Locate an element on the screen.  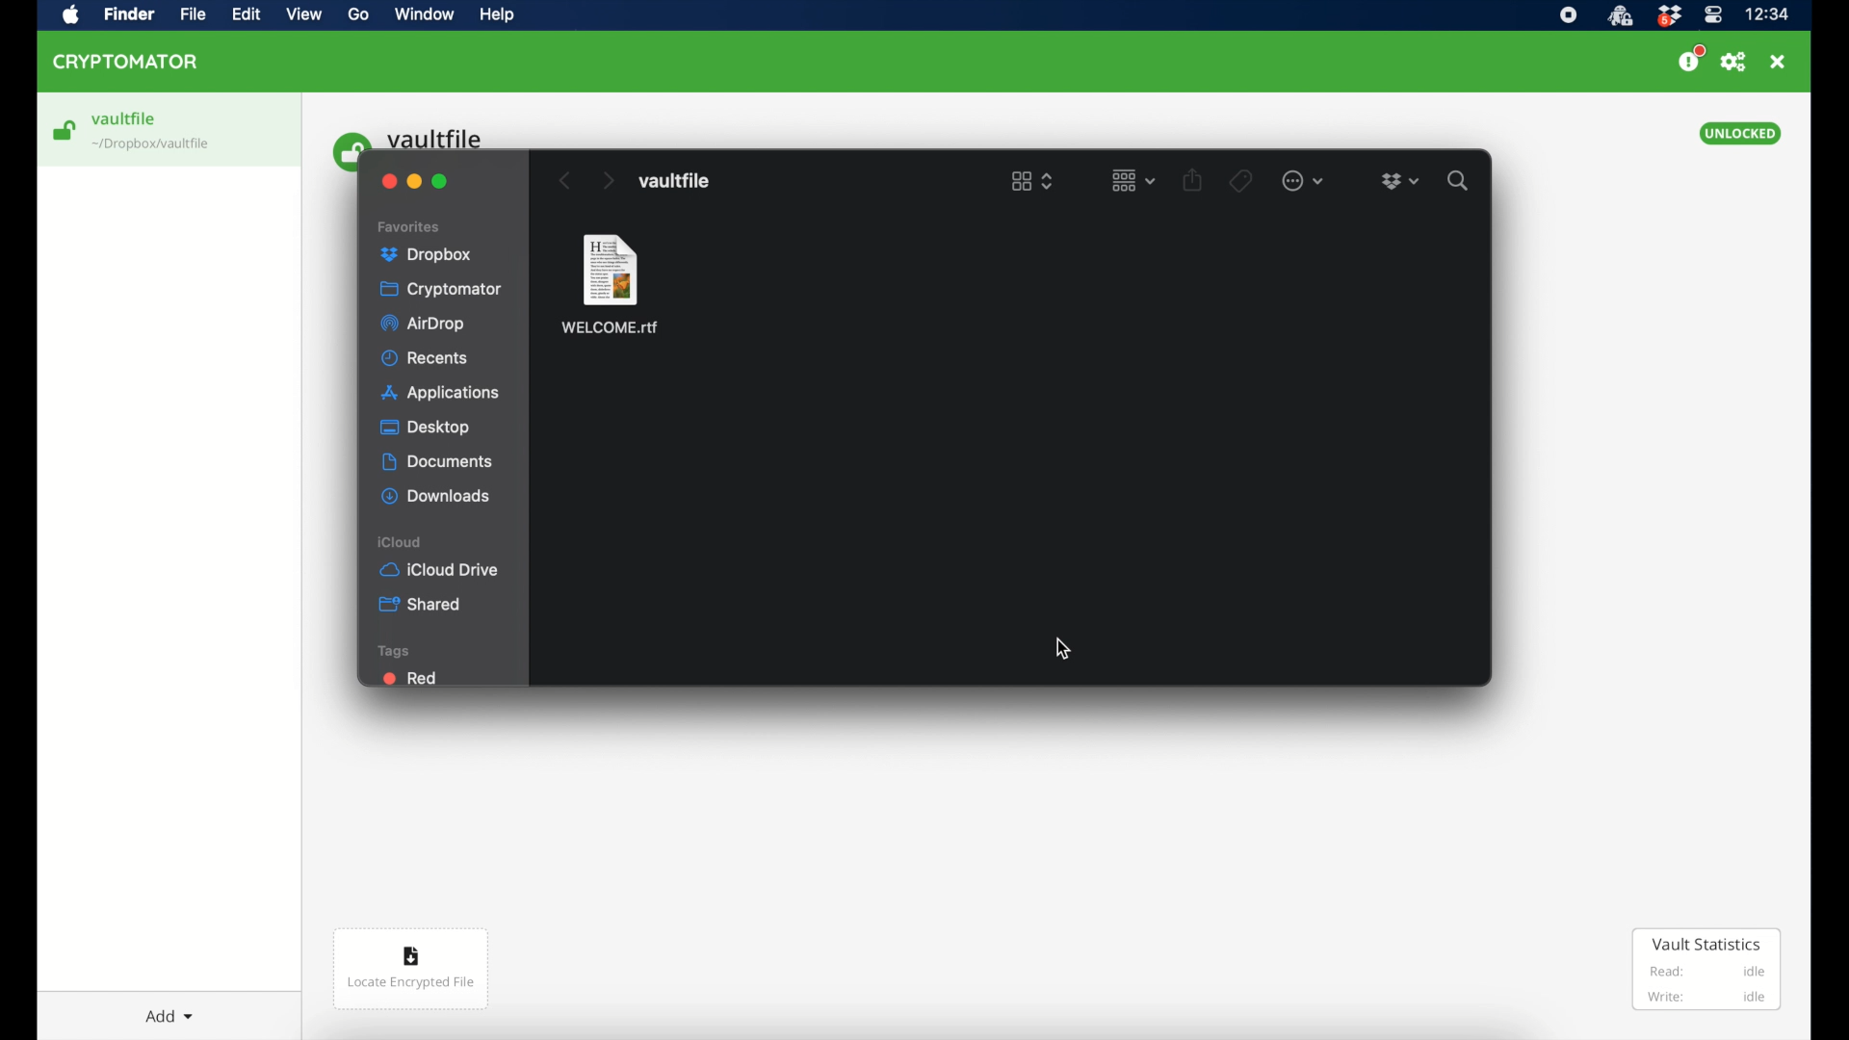
red is located at coordinates (410, 679).